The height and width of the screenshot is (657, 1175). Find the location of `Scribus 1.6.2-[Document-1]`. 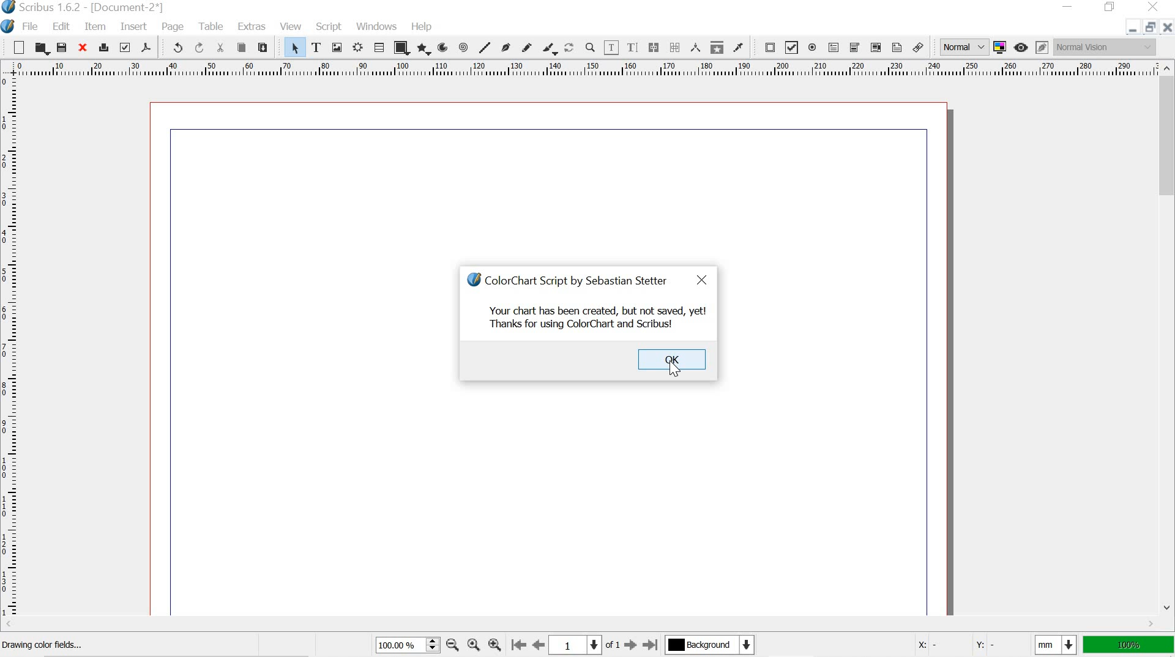

Scribus 1.6.2-[Document-1] is located at coordinates (99, 7).